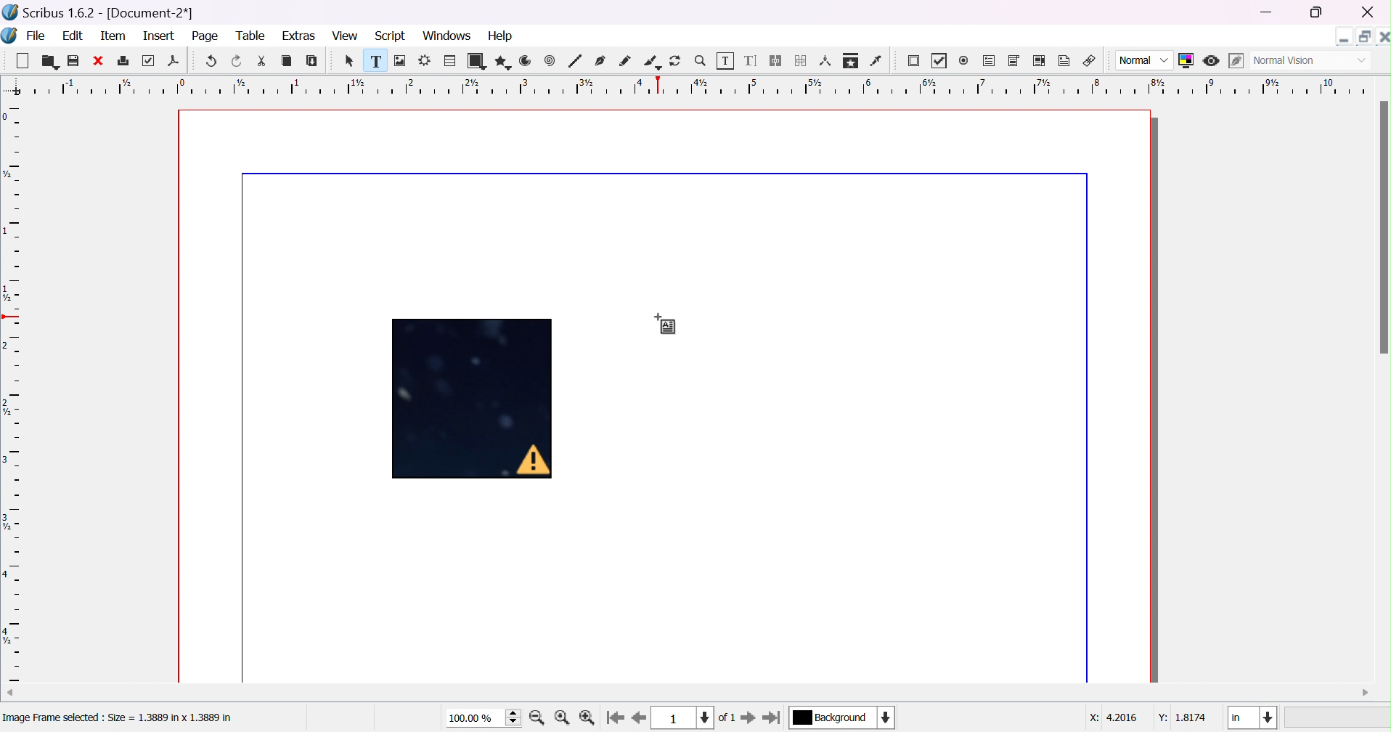 Image resolution: width=1391 pixels, height=732 pixels. Describe the element at coordinates (1369, 12) in the screenshot. I see `close` at that location.